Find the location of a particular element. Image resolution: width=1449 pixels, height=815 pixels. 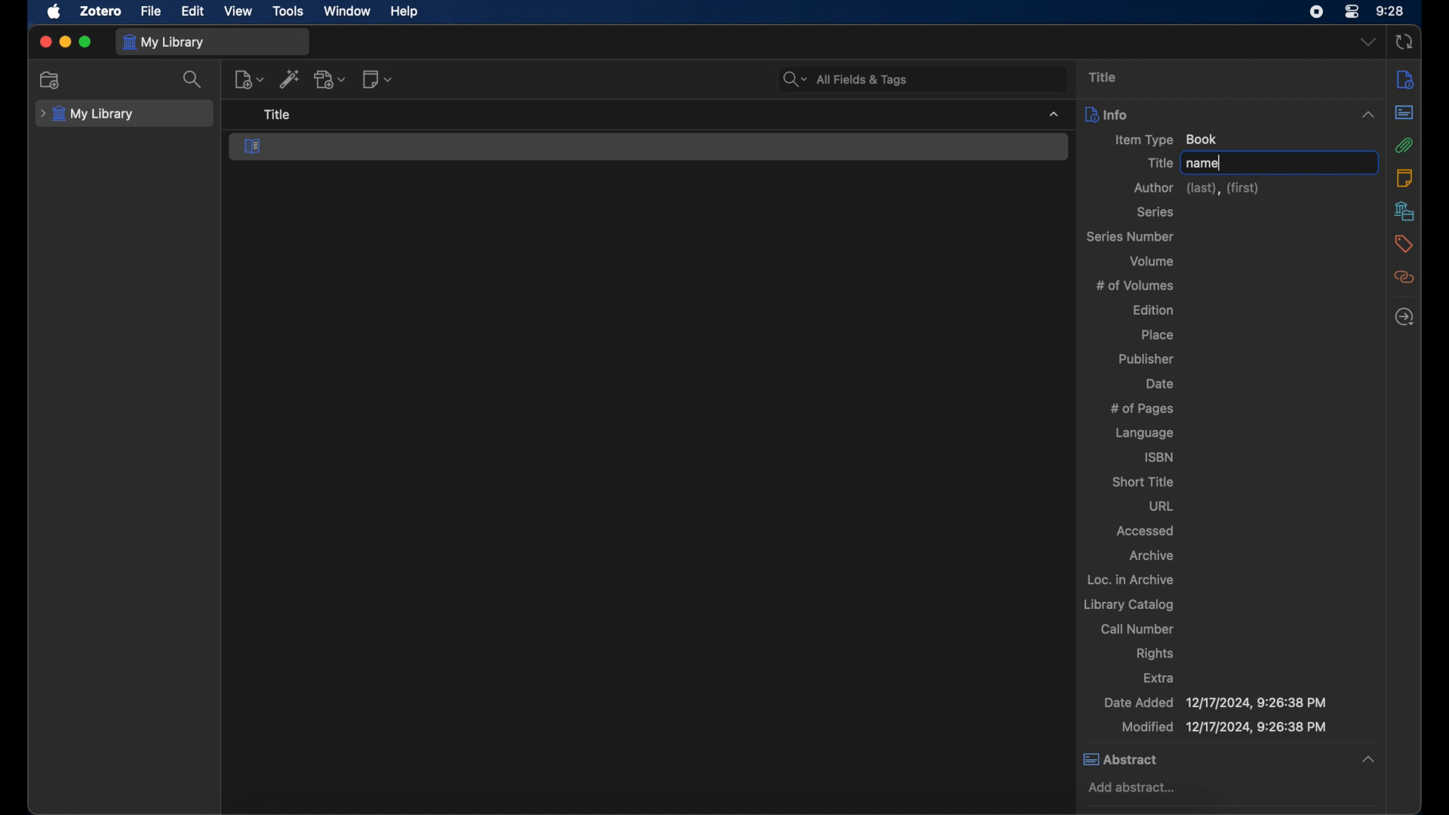

minimize is located at coordinates (65, 42).